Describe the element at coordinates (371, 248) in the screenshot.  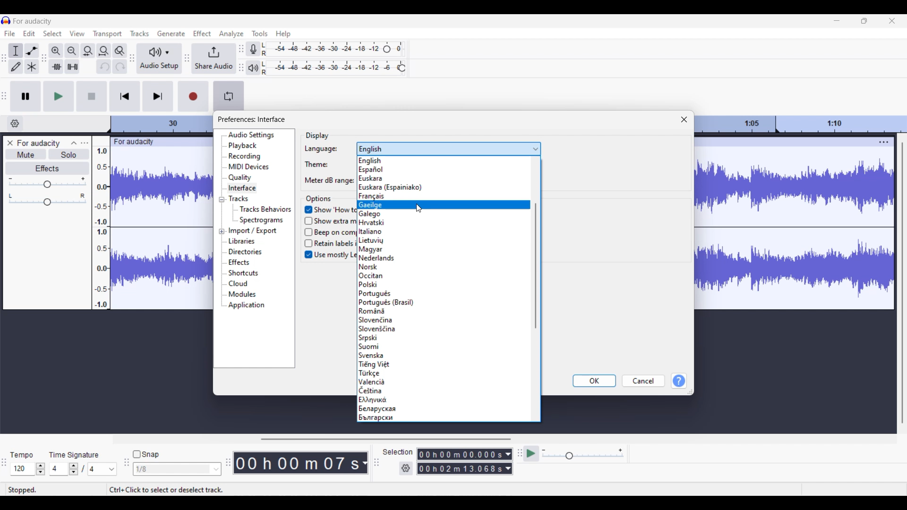
I see `Maavar` at that location.